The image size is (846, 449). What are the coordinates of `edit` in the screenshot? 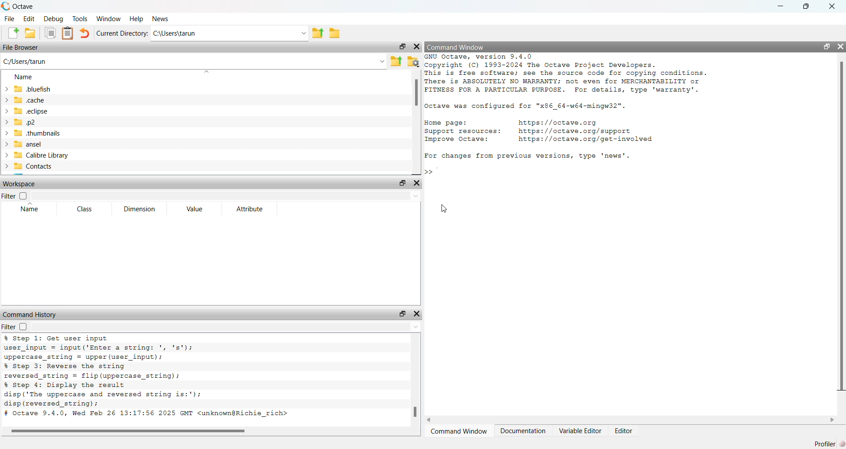 It's located at (30, 18).